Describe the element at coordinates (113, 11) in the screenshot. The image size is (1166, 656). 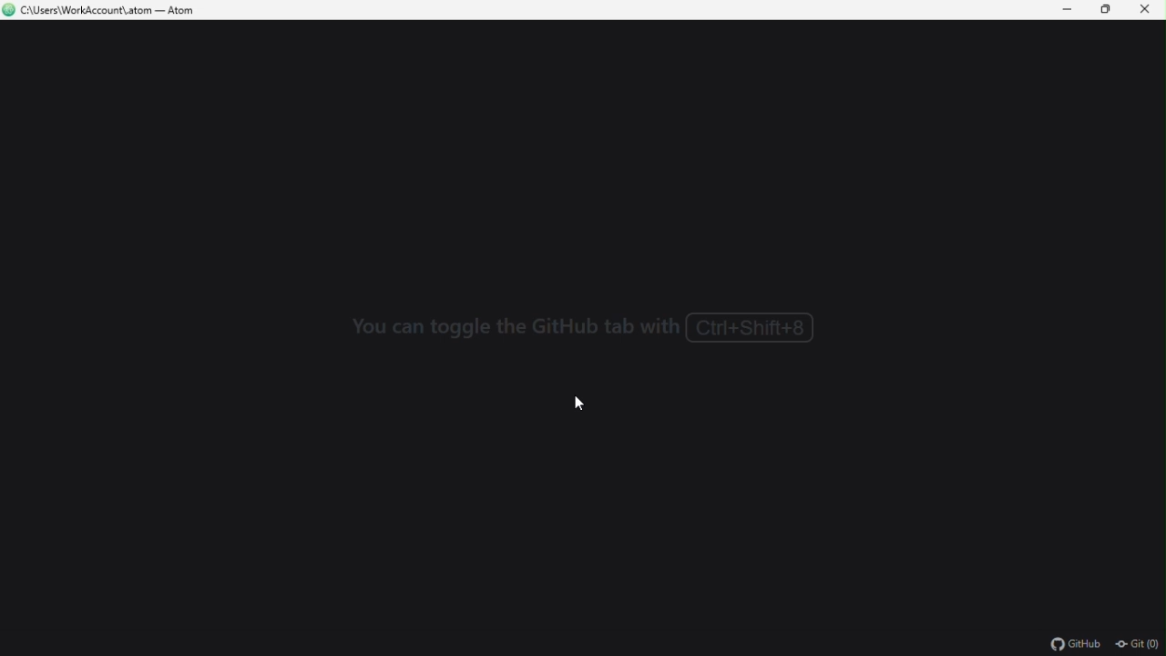
I see `C:\users\workAccount\.atom - Atom` at that location.